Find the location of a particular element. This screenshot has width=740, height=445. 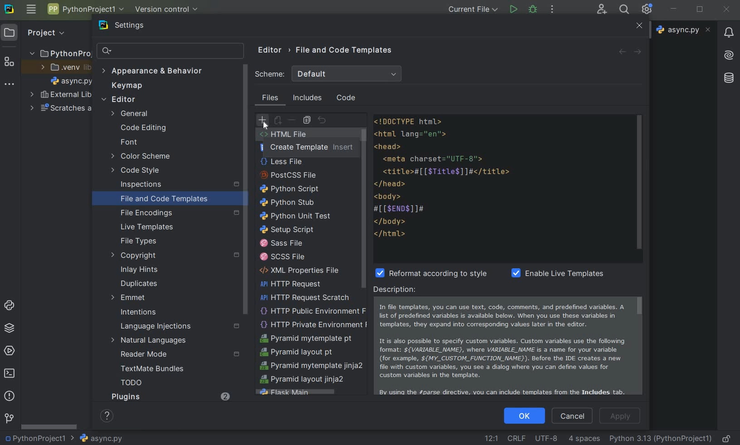

file and code templates is located at coordinates (344, 51).